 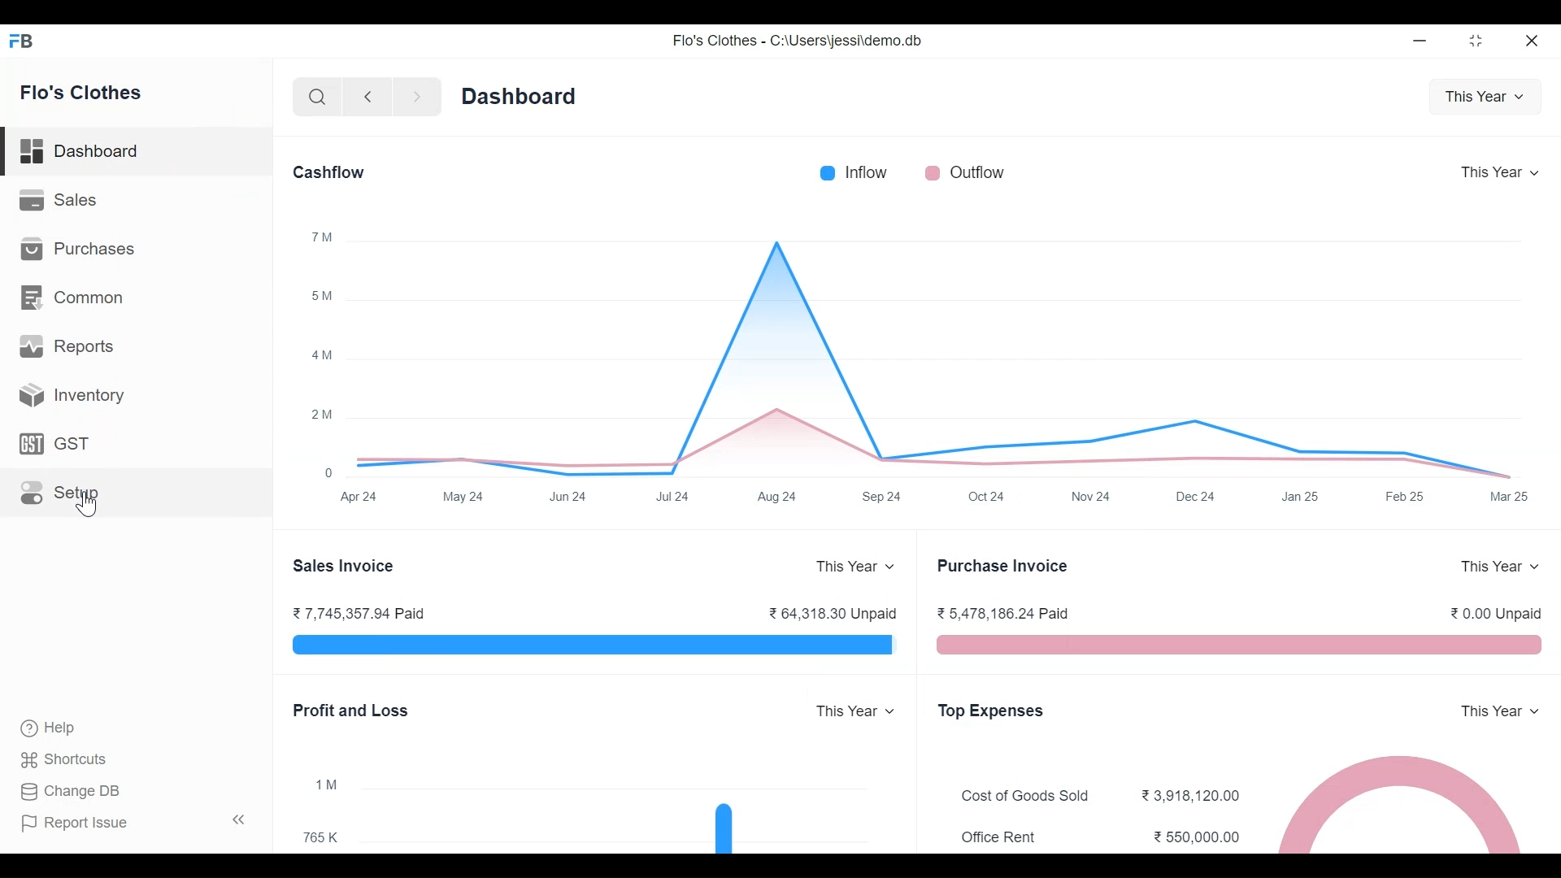 What do you see at coordinates (1482, 99) in the screenshot?
I see `This Year` at bounding box center [1482, 99].